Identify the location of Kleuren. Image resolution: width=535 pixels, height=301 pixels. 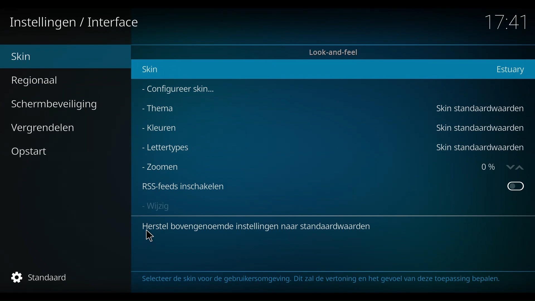
(168, 129).